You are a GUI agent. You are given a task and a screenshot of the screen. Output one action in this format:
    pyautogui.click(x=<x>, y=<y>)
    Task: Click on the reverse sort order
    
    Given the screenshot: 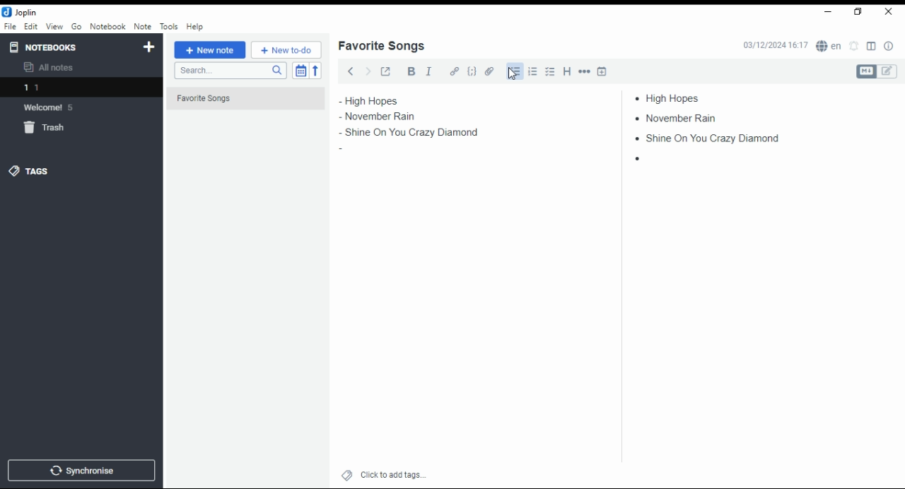 What is the action you would take?
    pyautogui.click(x=315, y=71)
    